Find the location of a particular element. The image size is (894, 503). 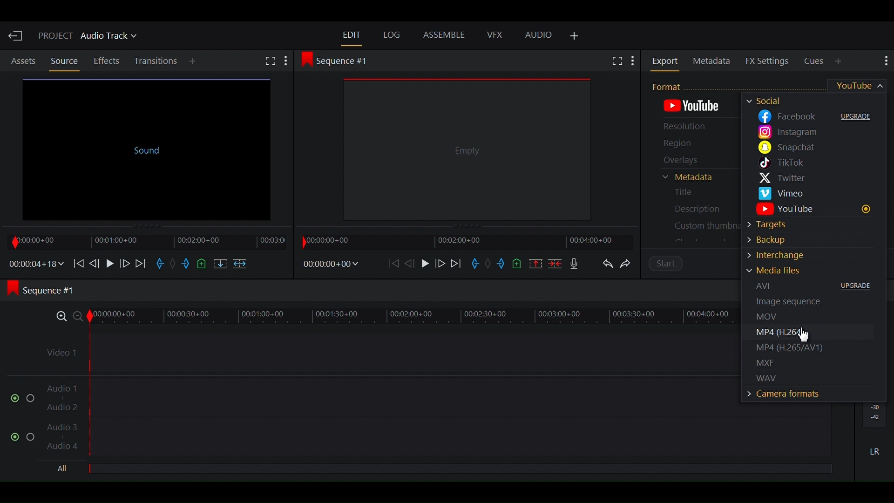

Default Export Format is located at coordinates (695, 107).